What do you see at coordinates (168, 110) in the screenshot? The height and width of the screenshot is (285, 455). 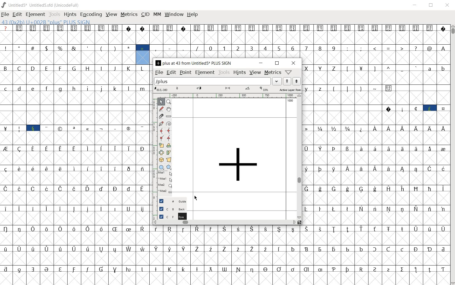 I see `scroll by hand` at bounding box center [168, 110].